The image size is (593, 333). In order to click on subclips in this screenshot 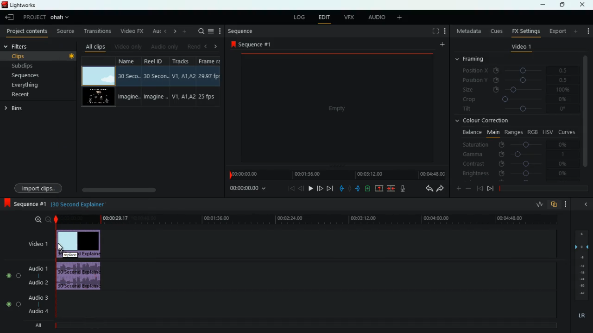, I will do `click(38, 65)`.